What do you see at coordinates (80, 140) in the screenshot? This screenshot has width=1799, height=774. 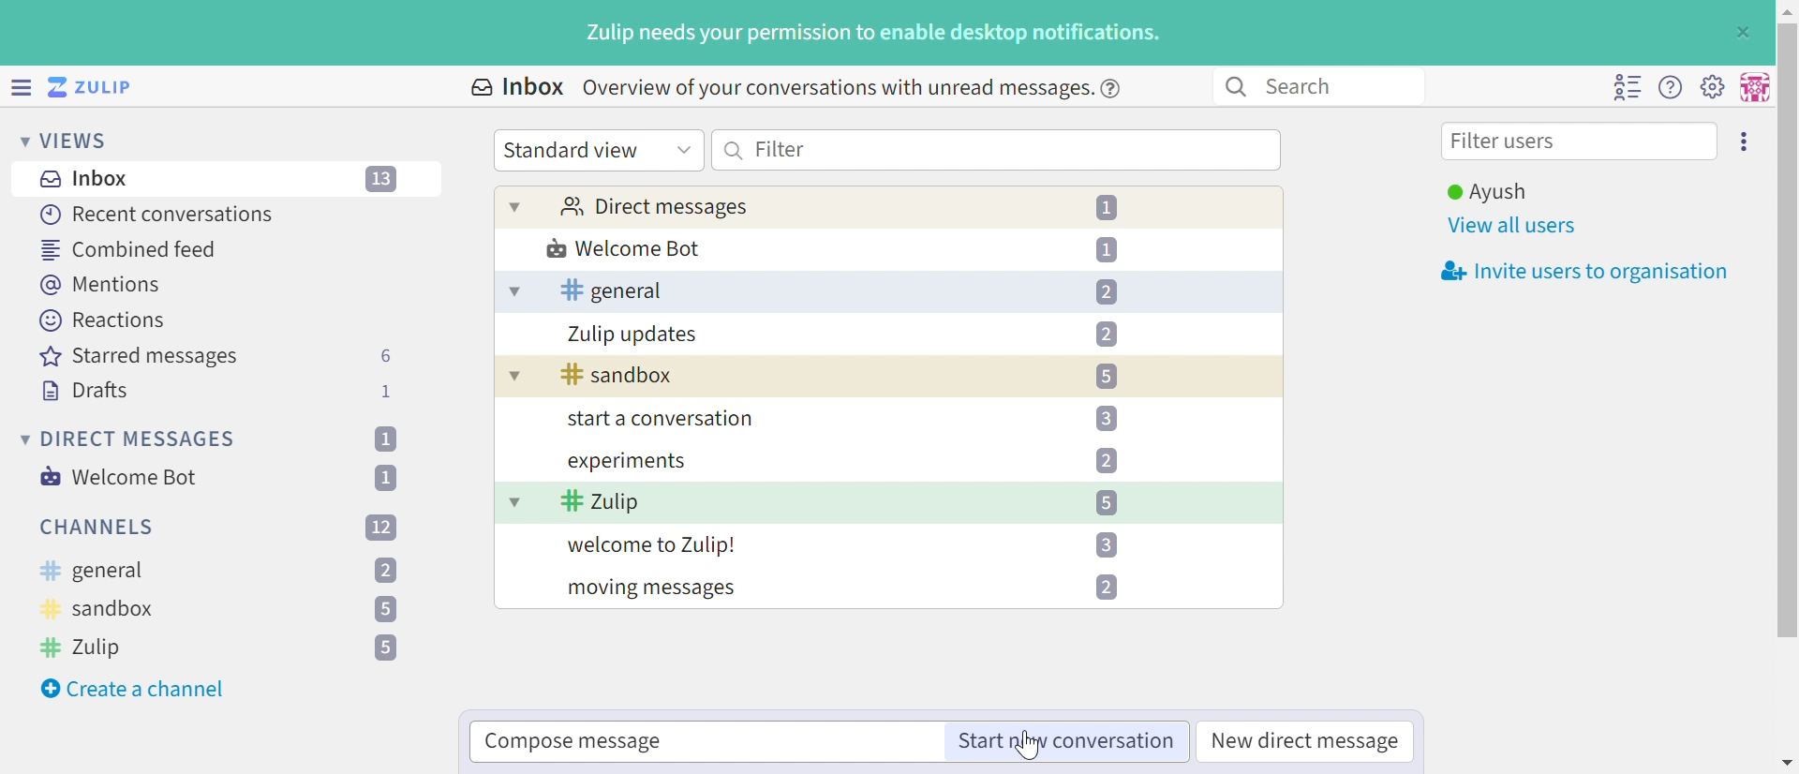 I see `VIEWS` at bounding box center [80, 140].